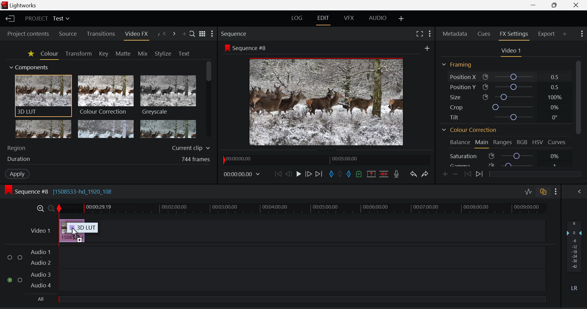 The width and height of the screenshot is (587, 309). What do you see at coordinates (508, 97) in the screenshot?
I see `Size` at bounding box center [508, 97].